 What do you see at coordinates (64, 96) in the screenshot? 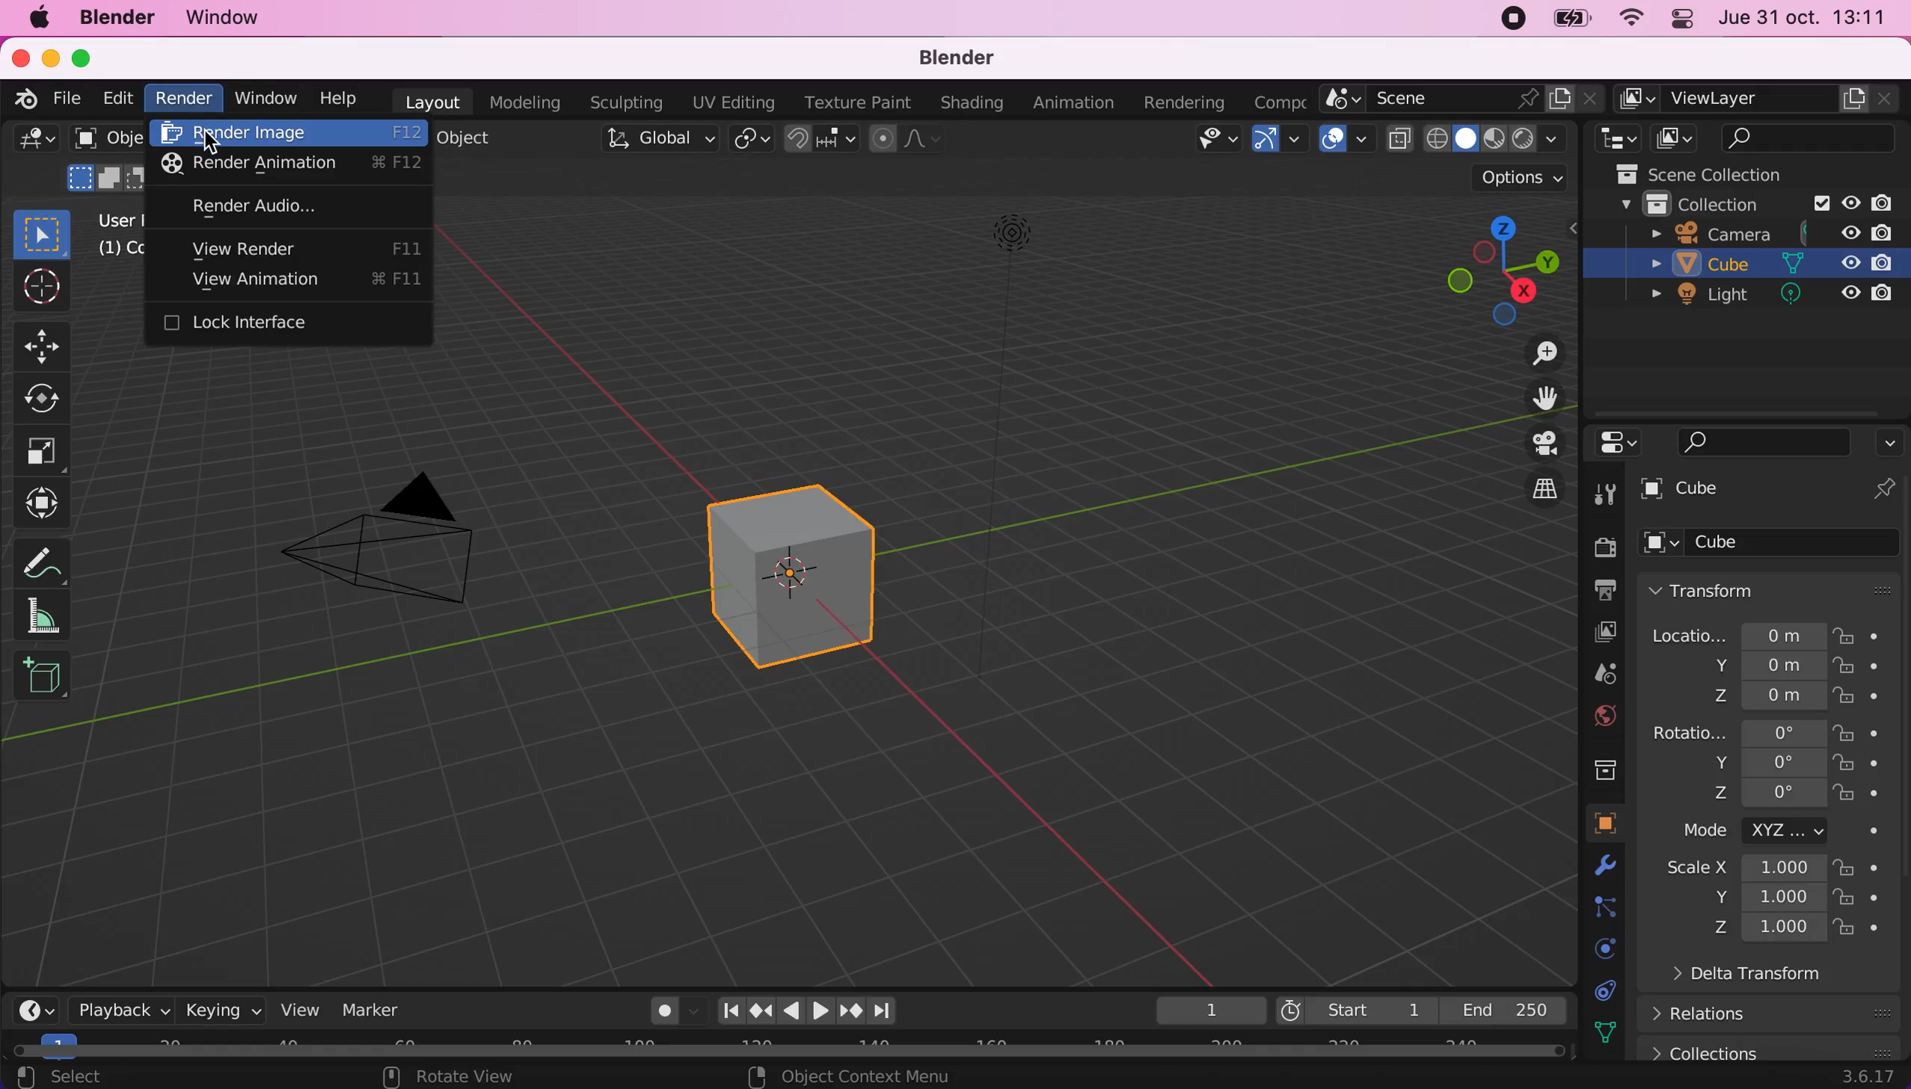
I see `file` at bounding box center [64, 96].